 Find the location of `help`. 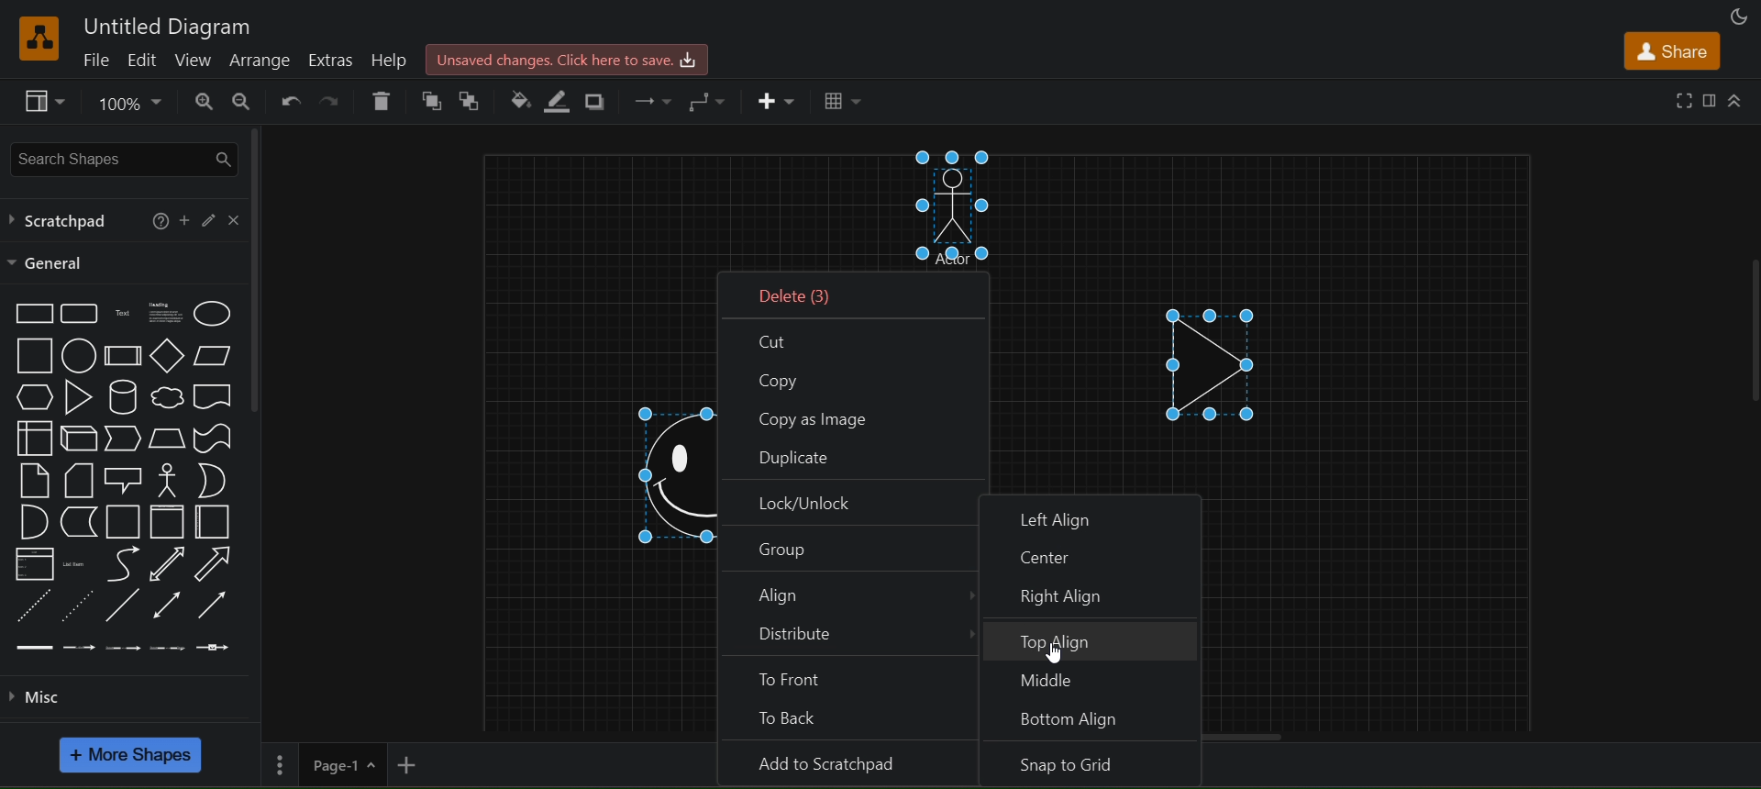

help is located at coordinates (392, 60).